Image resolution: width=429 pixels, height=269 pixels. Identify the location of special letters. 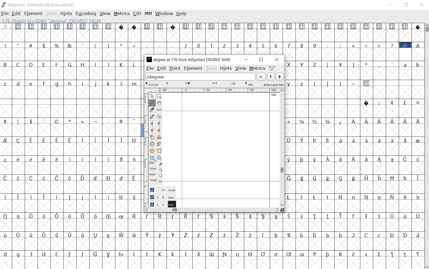
(72, 139).